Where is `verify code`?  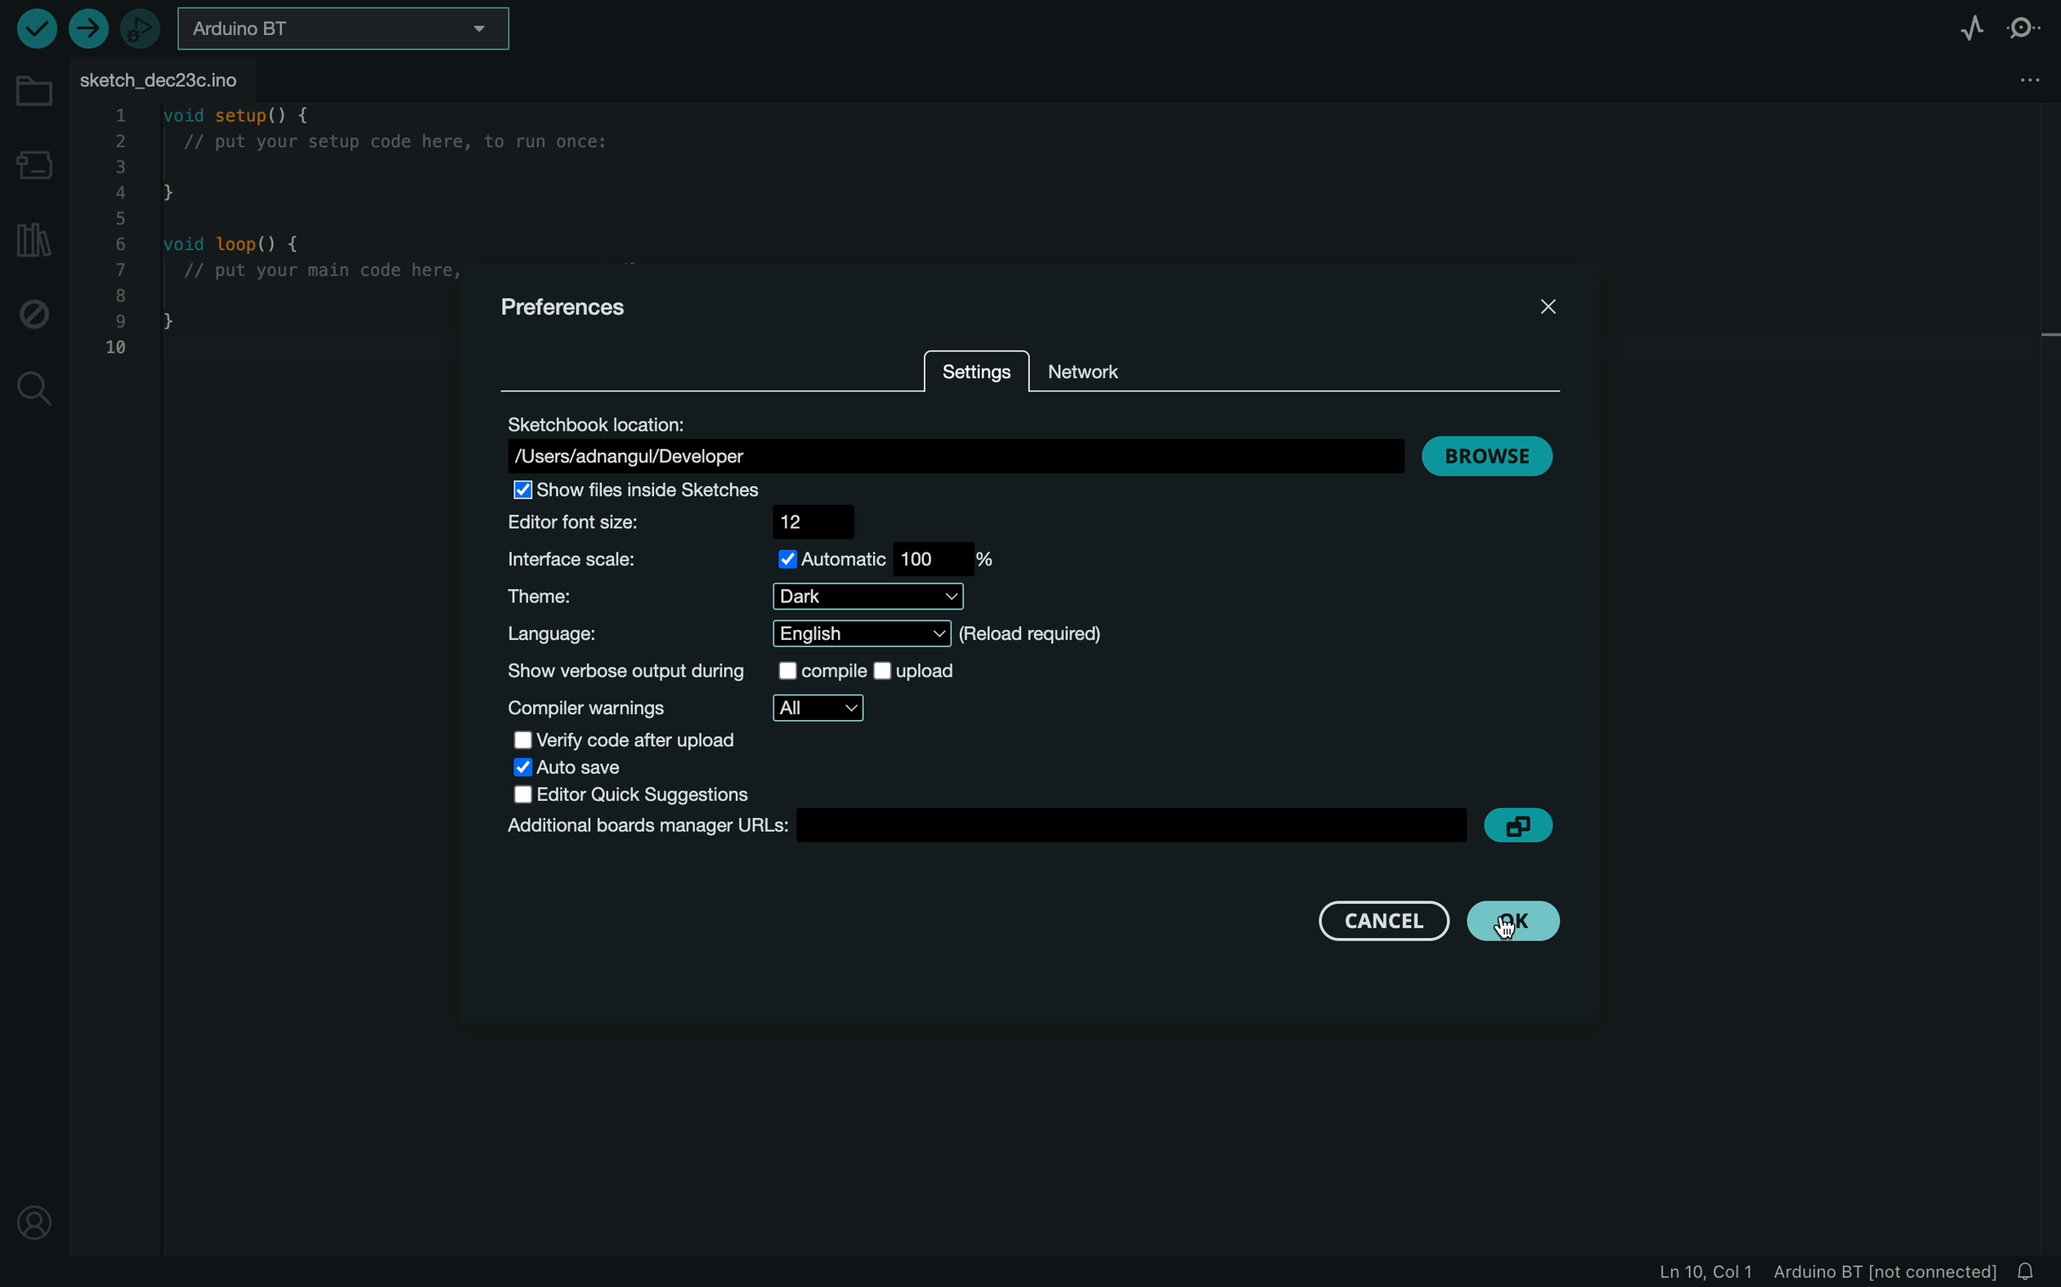 verify code is located at coordinates (640, 742).